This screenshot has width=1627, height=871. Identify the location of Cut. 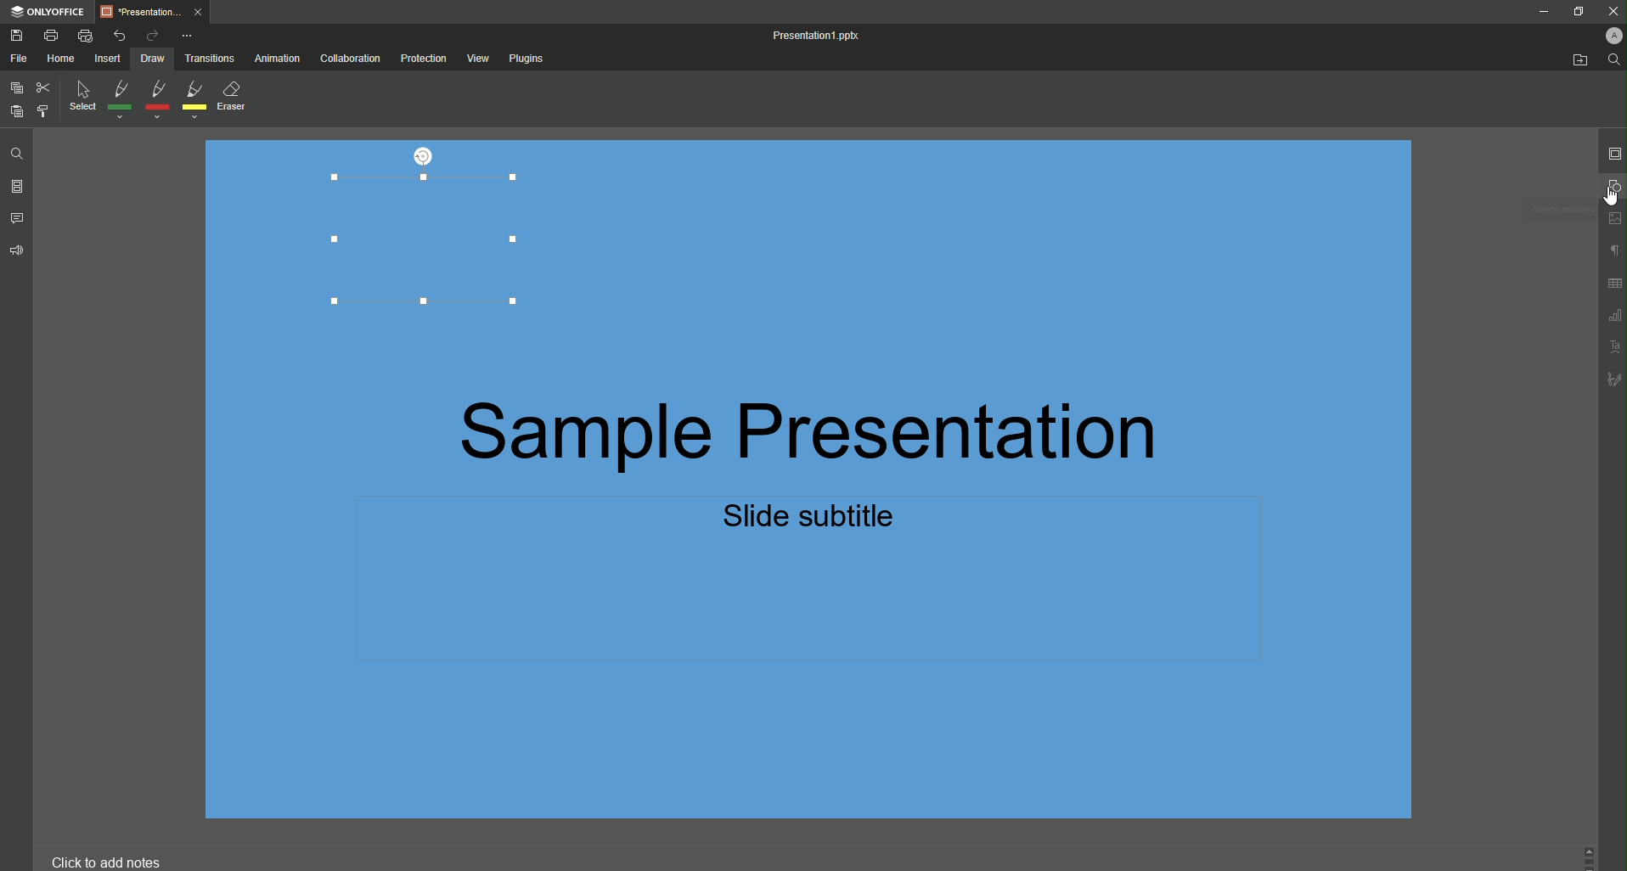
(42, 87).